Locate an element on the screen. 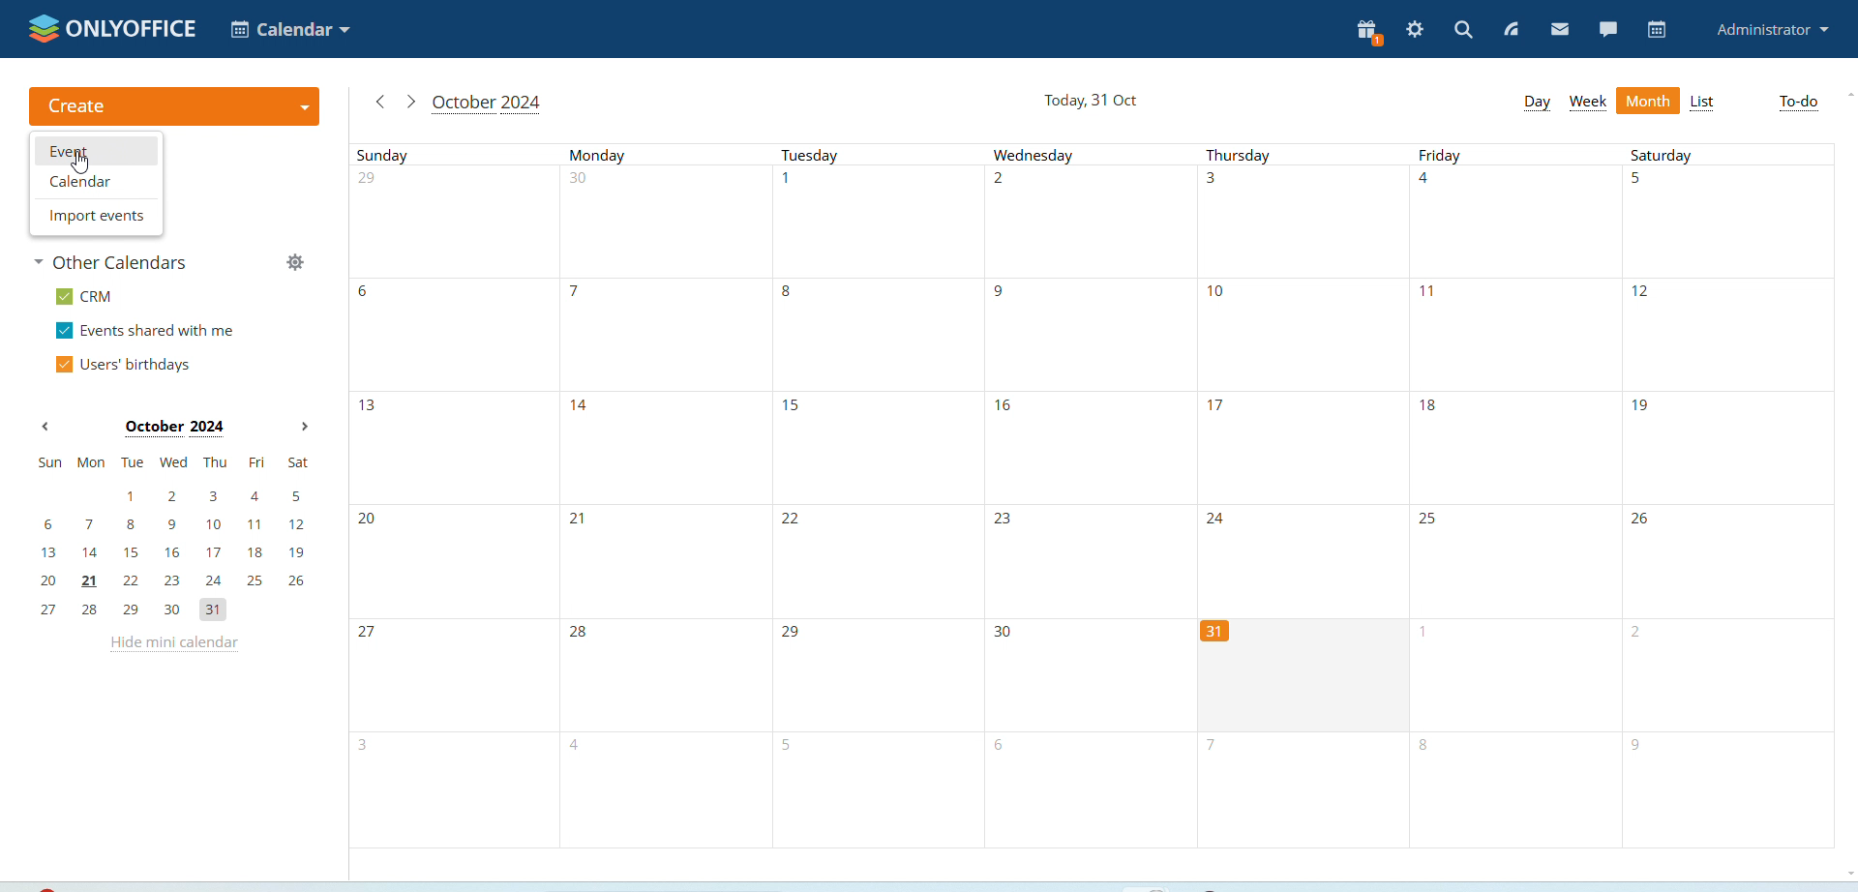  event is located at coordinates (96, 150).